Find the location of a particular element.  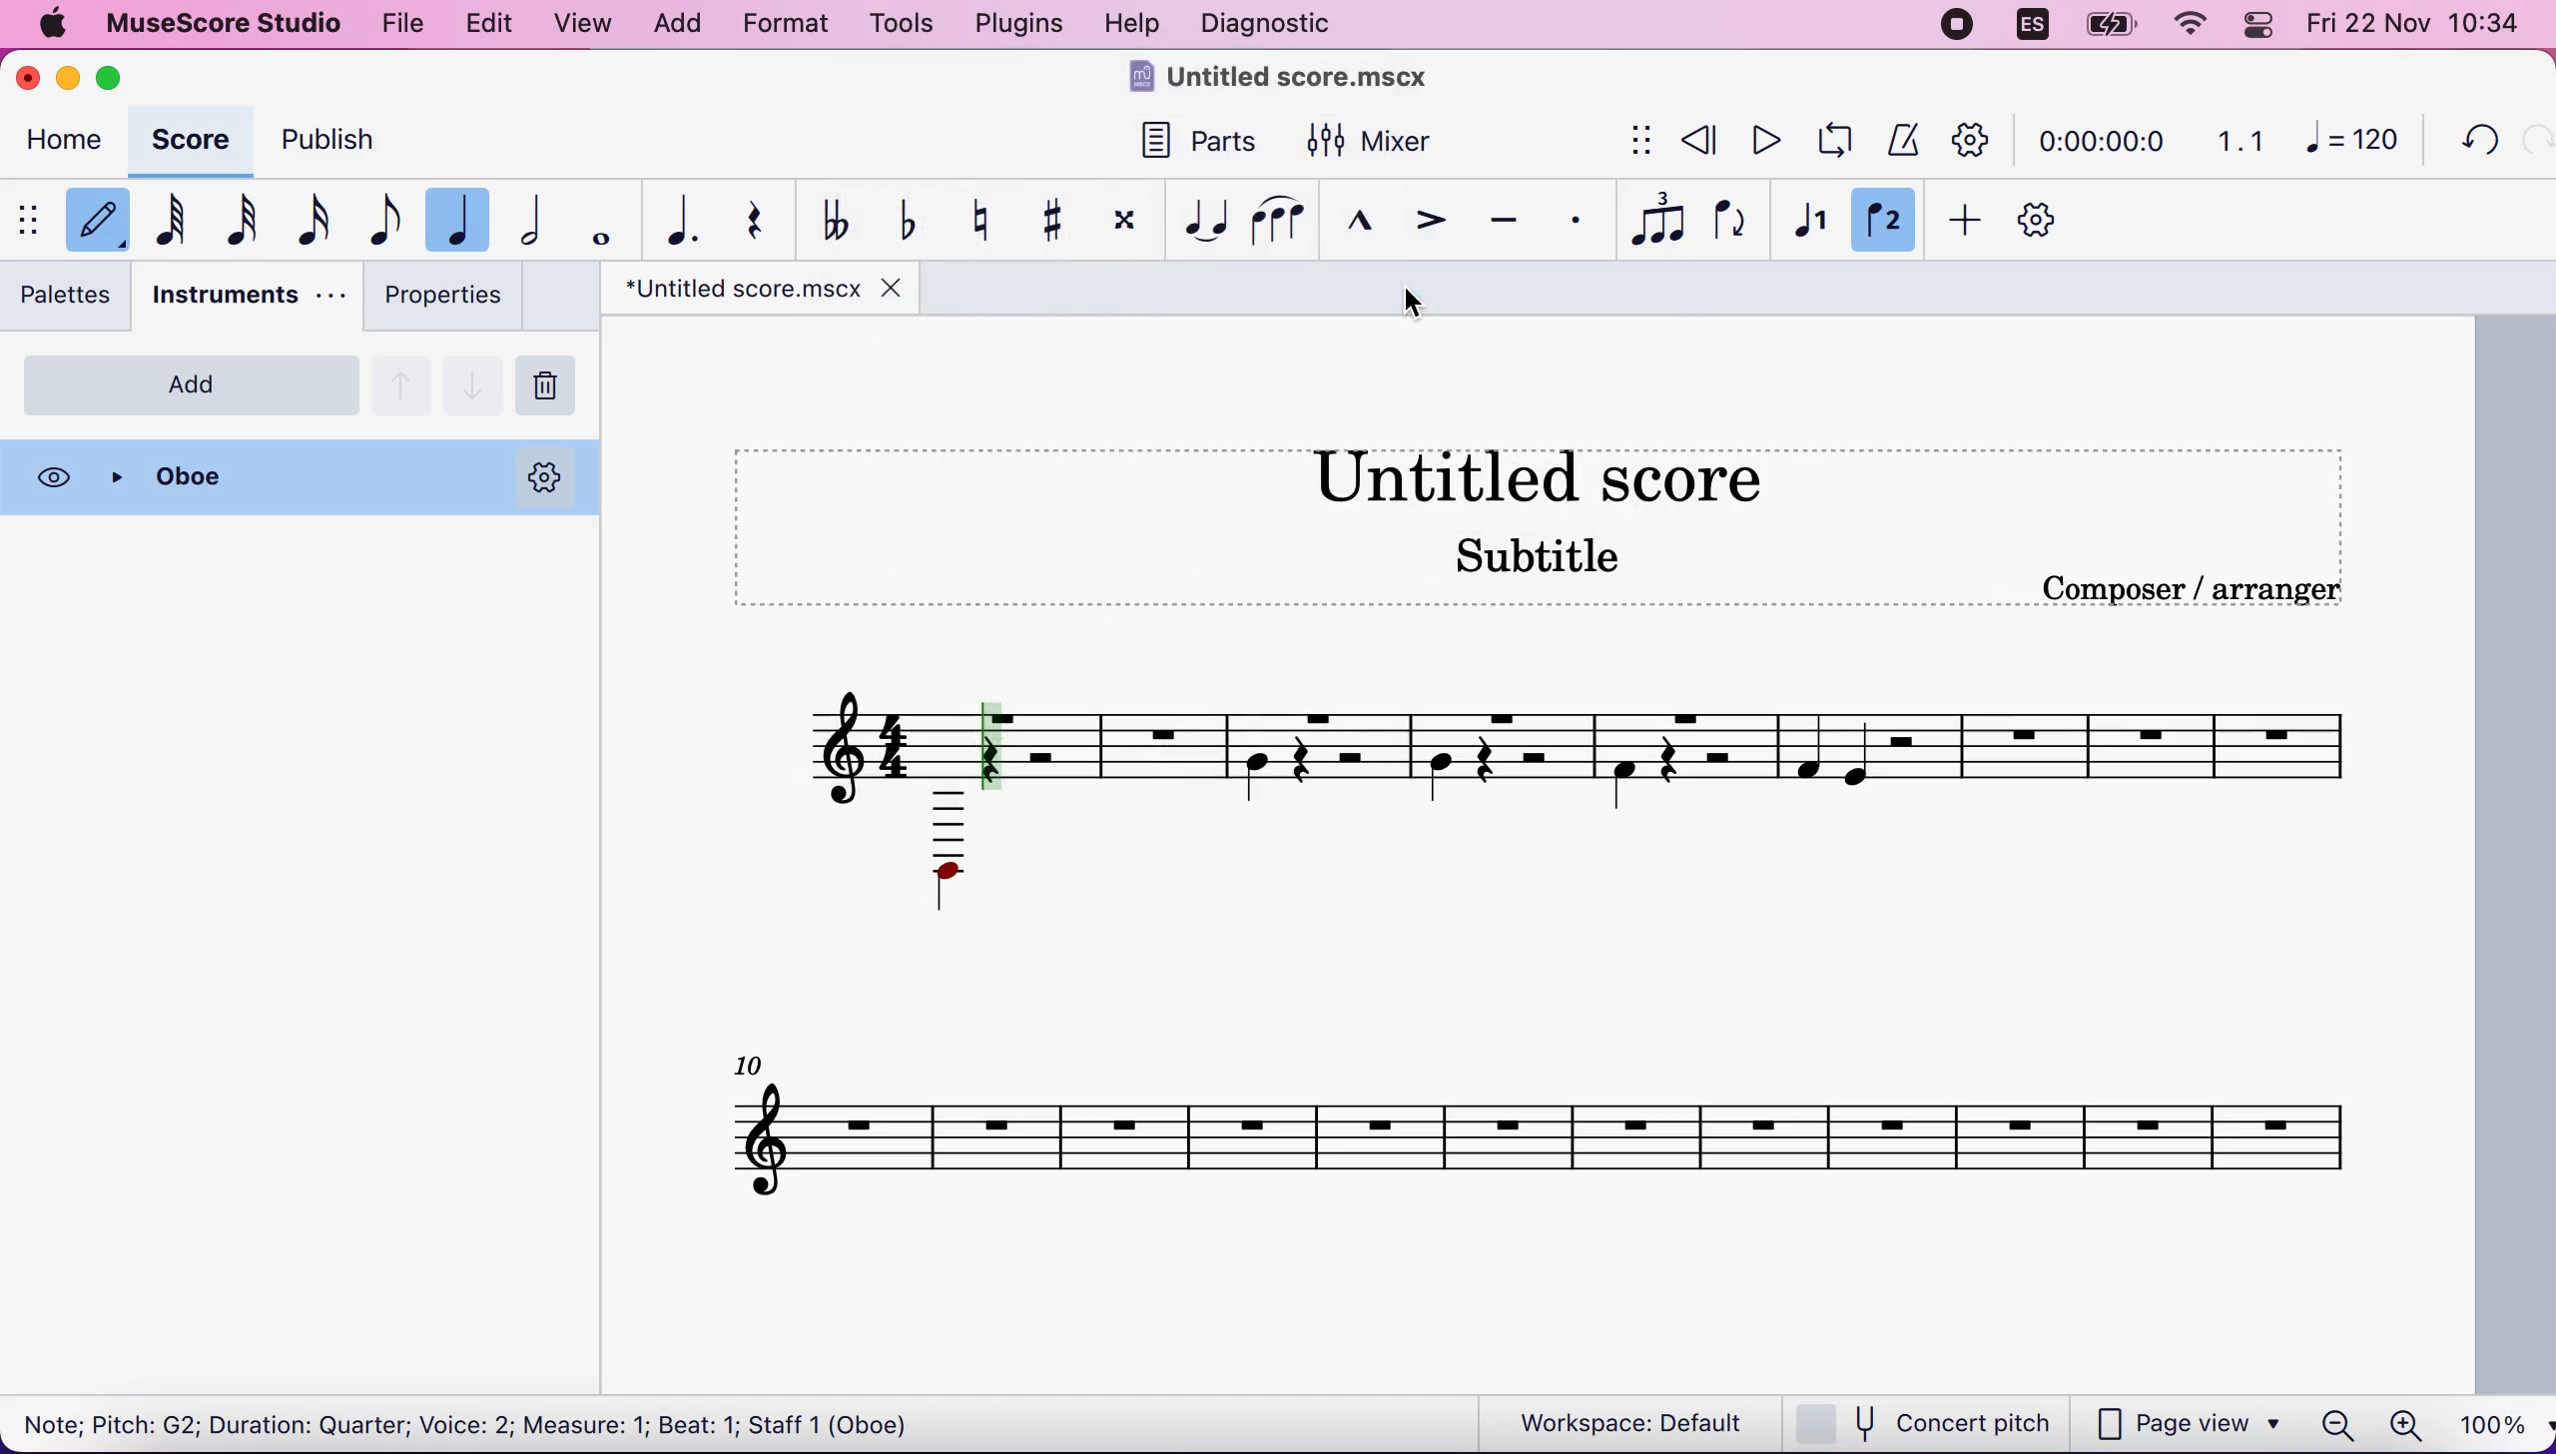

"Untitled score.mscx is located at coordinates (1296, 83).